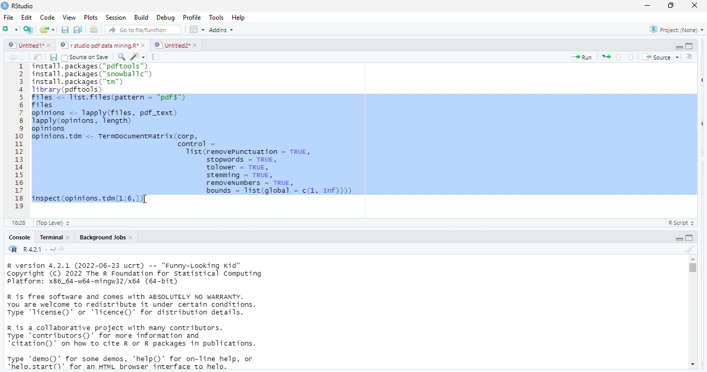  I want to click on show document outline, so click(690, 57).